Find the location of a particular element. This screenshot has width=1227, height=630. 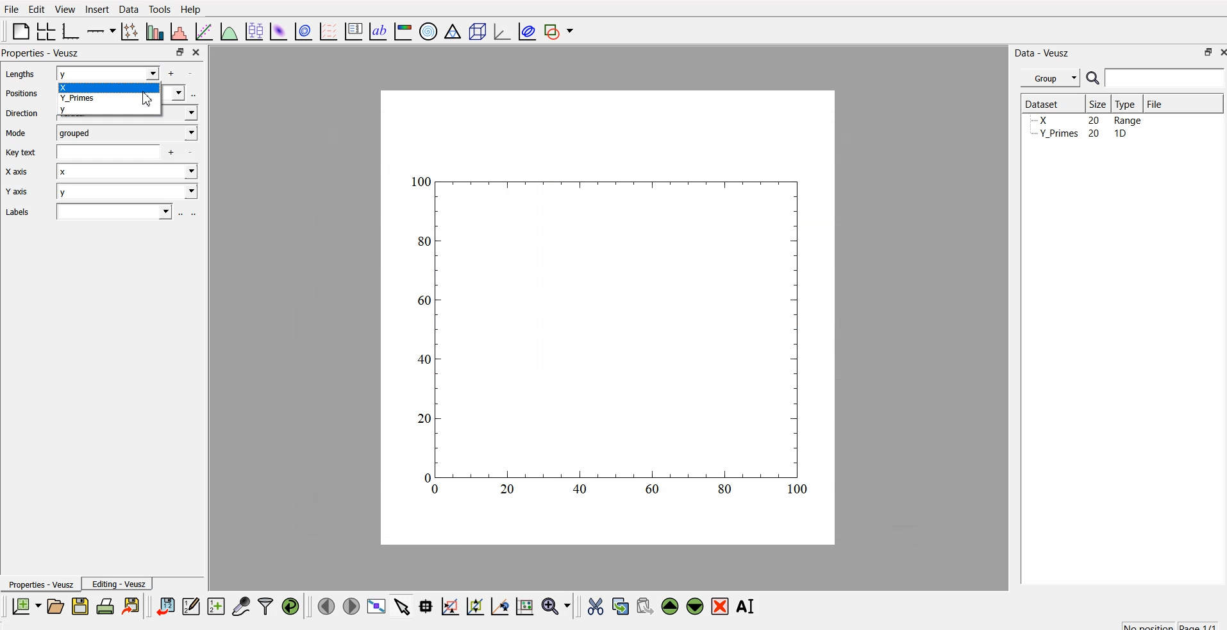

View is located at coordinates (66, 9).